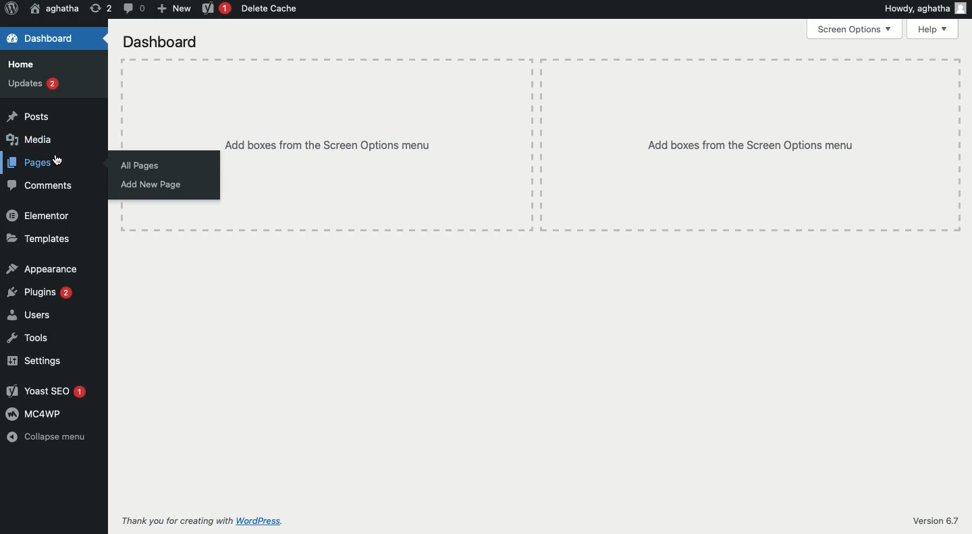  I want to click on Revision, so click(101, 9).